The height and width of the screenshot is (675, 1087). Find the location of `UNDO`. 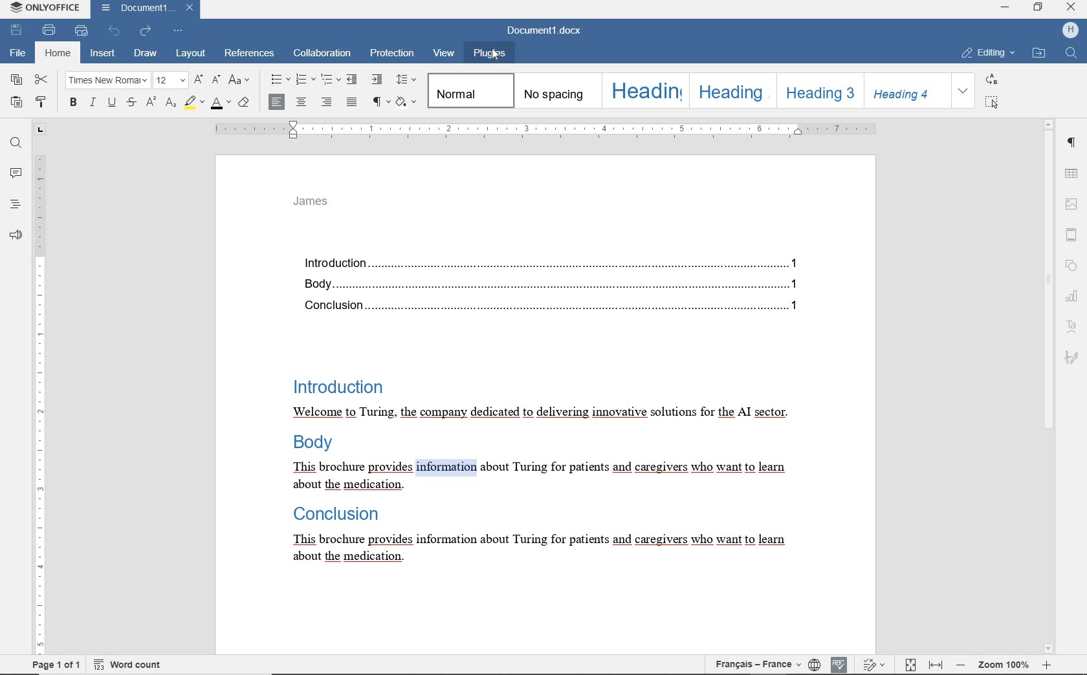

UNDO is located at coordinates (114, 30).